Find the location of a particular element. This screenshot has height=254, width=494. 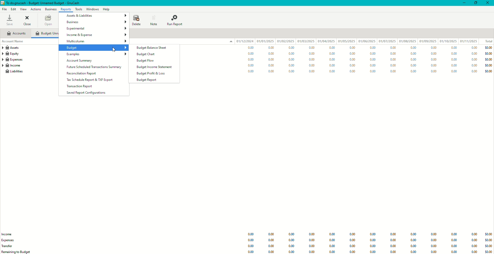

01/03/2025 is located at coordinates (306, 41).